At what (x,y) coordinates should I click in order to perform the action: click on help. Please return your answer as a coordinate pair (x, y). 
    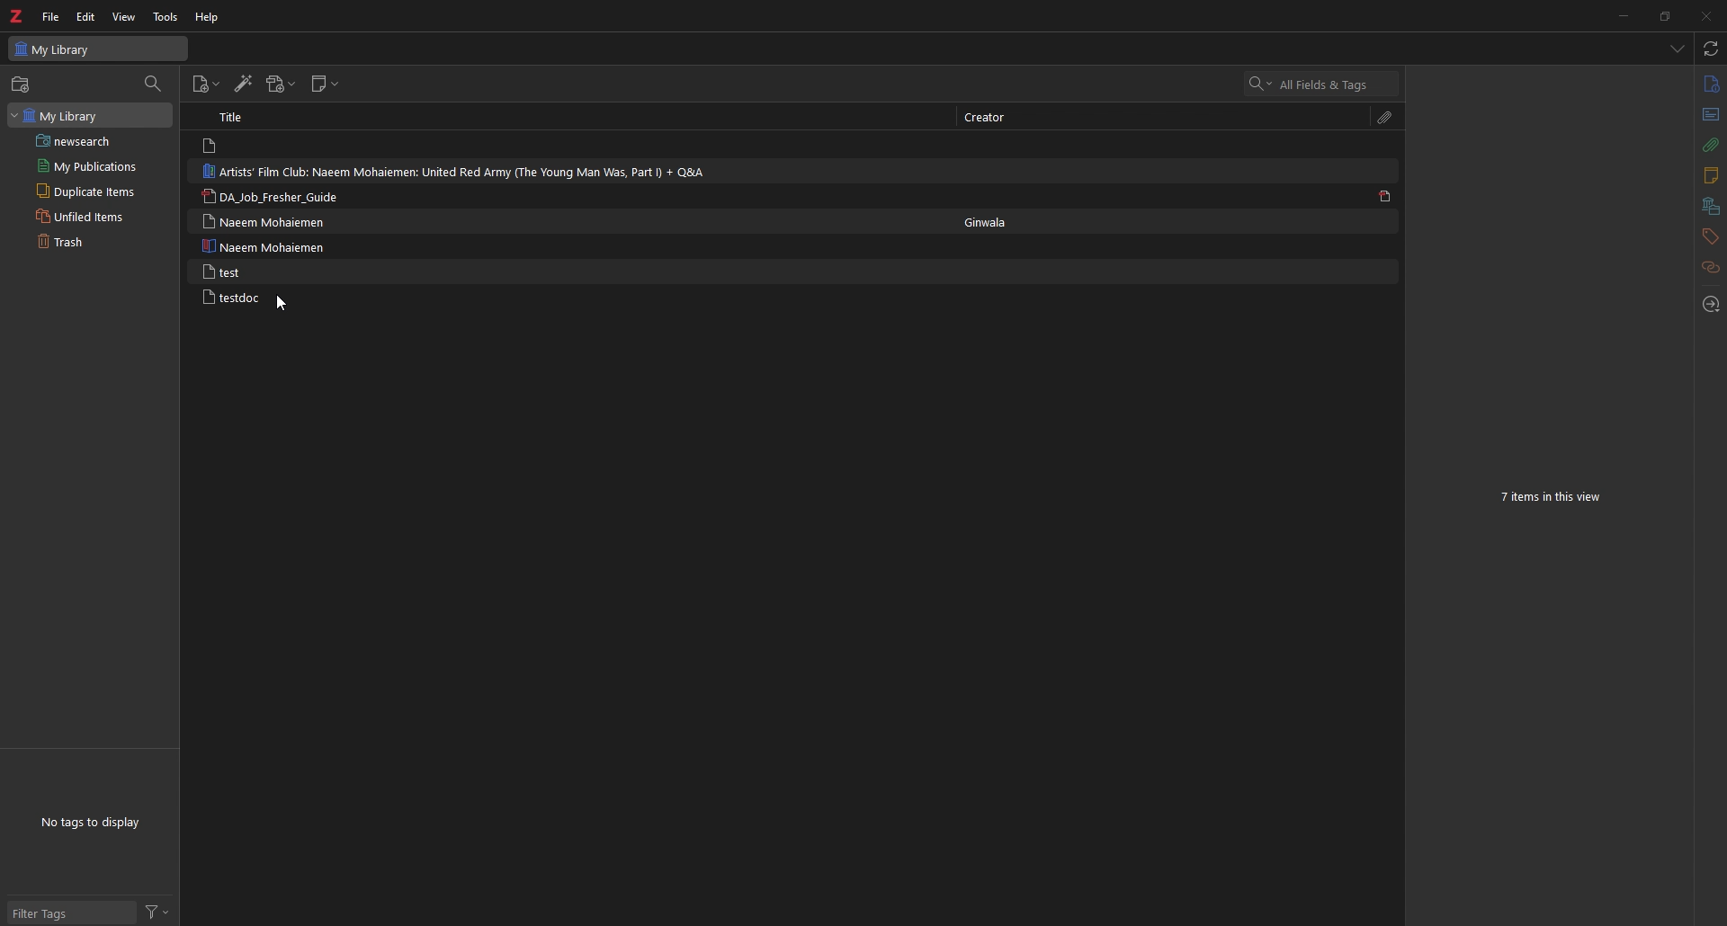
    Looking at the image, I should click on (208, 17).